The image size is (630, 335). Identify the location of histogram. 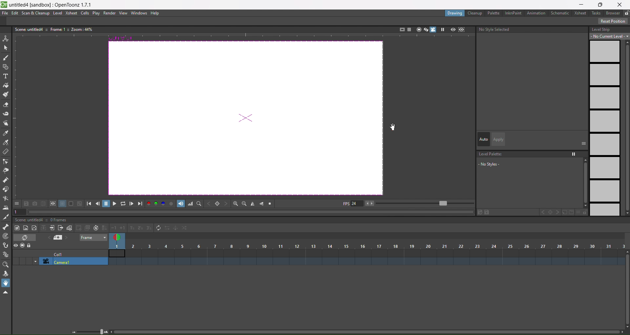
(191, 204).